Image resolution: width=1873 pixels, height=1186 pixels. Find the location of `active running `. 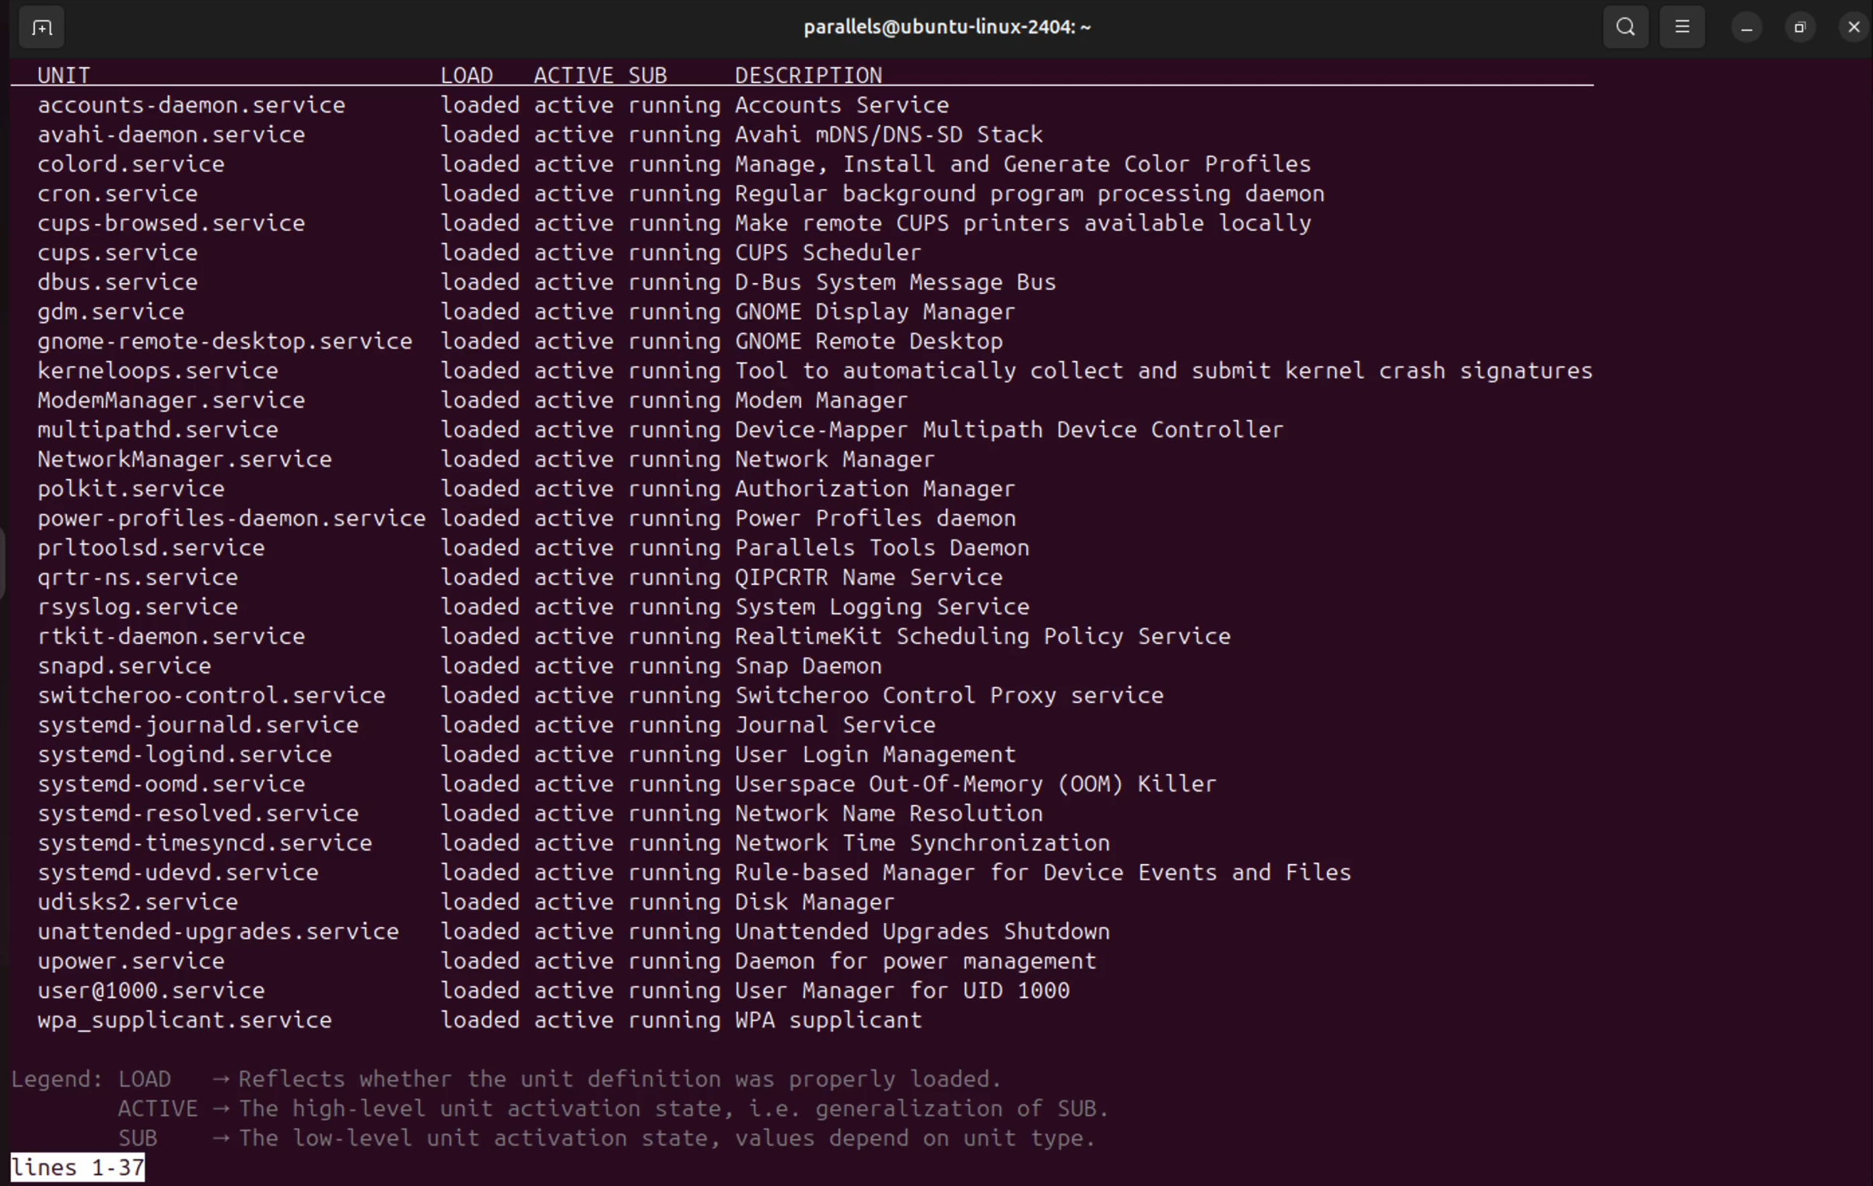

active running  is located at coordinates (717, 672).